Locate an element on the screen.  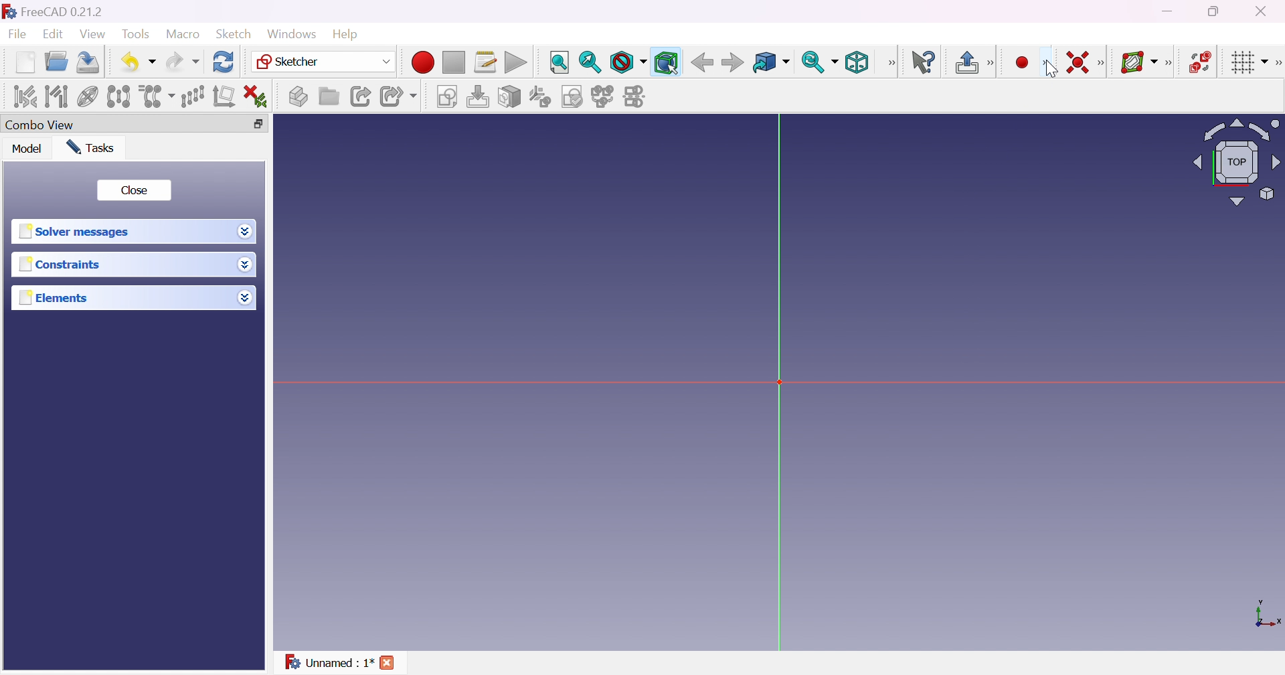
Tools is located at coordinates (137, 34).